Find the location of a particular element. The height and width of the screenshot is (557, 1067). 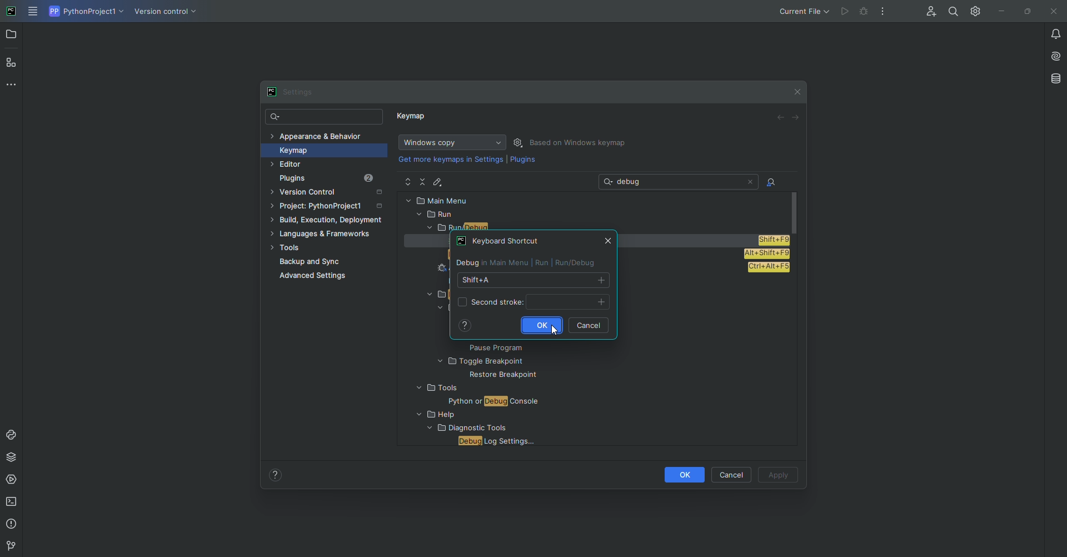

Settings is located at coordinates (973, 11).